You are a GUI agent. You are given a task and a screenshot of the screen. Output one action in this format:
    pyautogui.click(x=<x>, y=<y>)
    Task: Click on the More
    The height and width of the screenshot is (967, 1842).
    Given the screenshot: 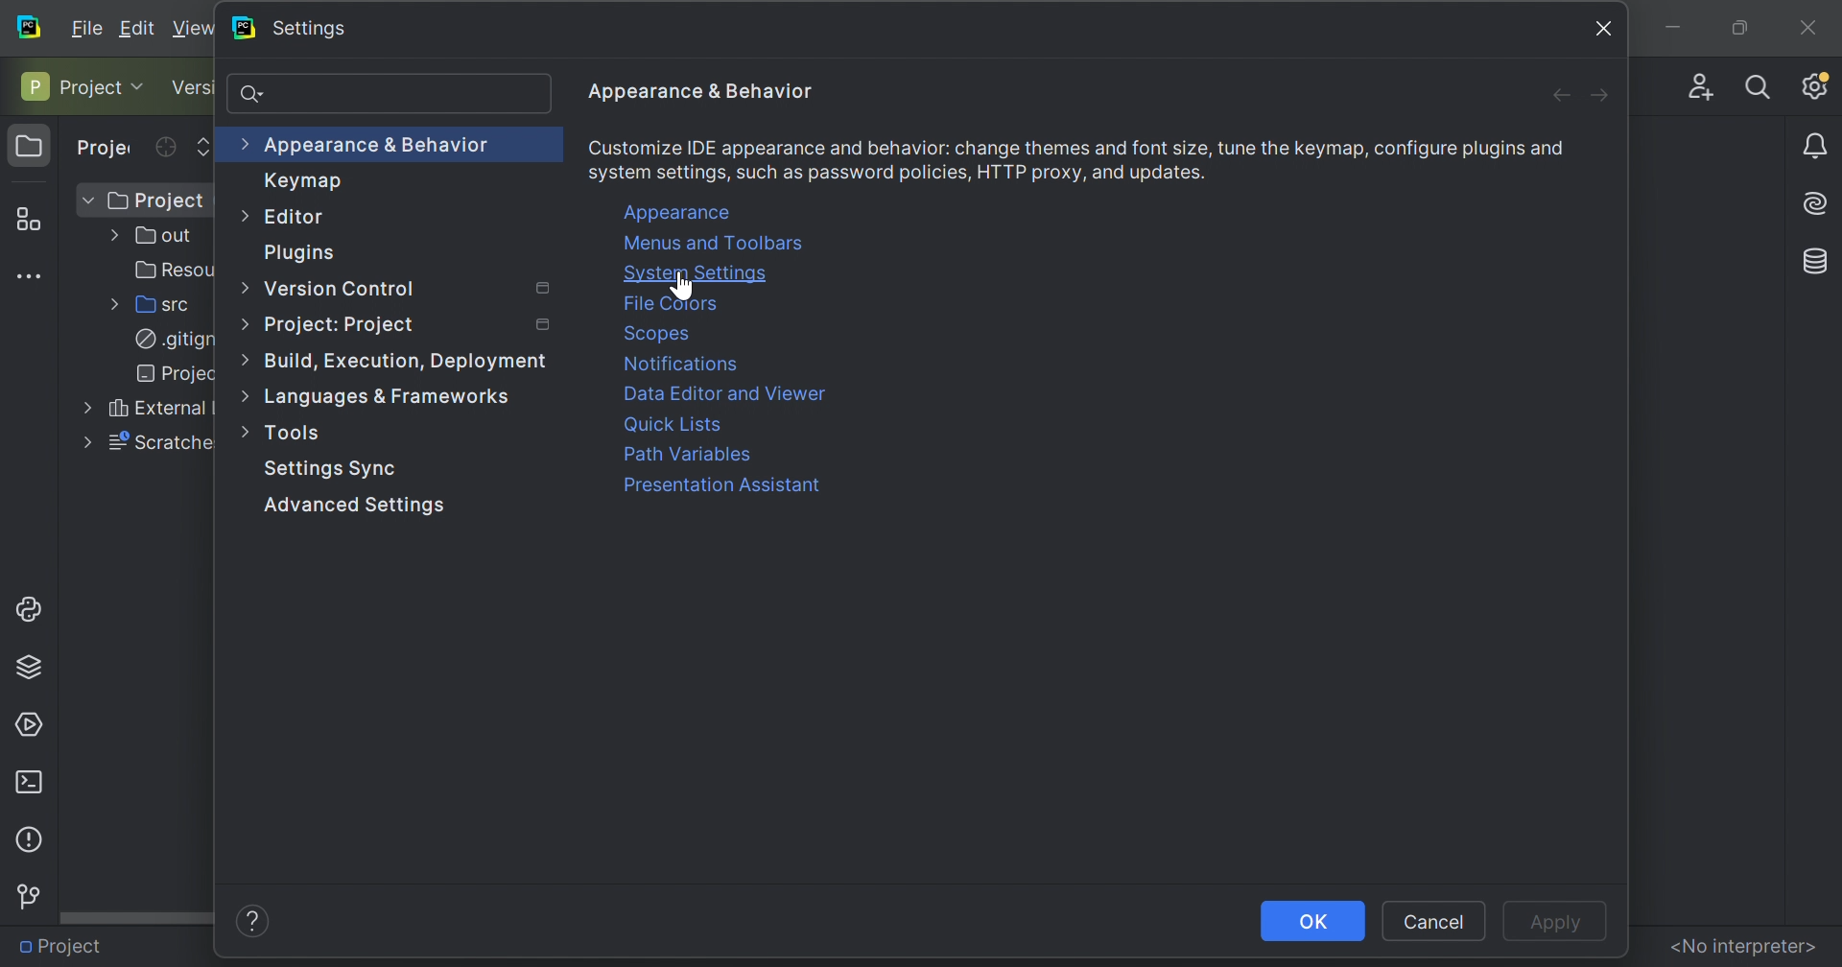 What is the action you would take?
    pyautogui.click(x=243, y=284)
    